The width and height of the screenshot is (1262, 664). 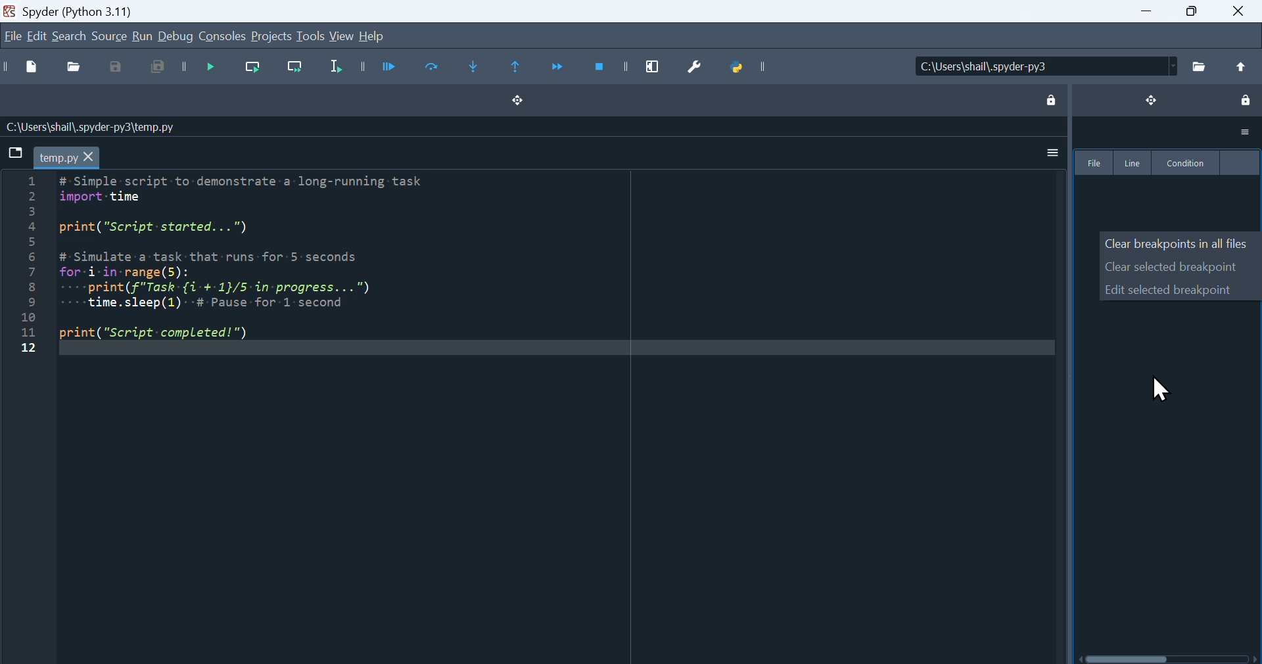 I want to click on Drag and Drop , so click(x=517, y=105).